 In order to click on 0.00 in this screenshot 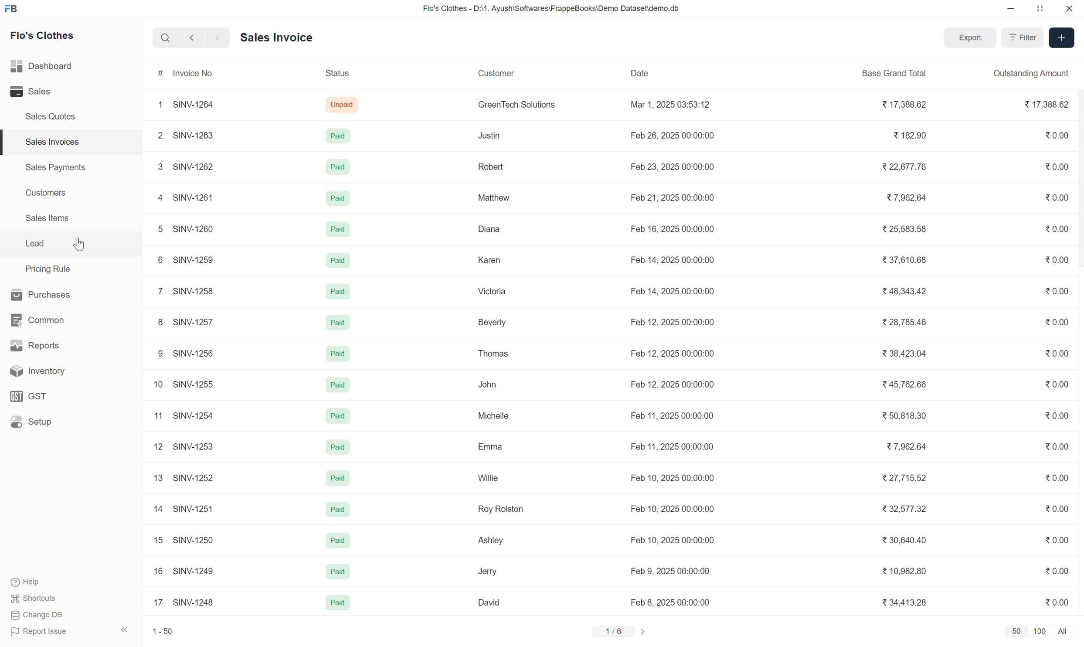, I will do `click(1058, 476)`.